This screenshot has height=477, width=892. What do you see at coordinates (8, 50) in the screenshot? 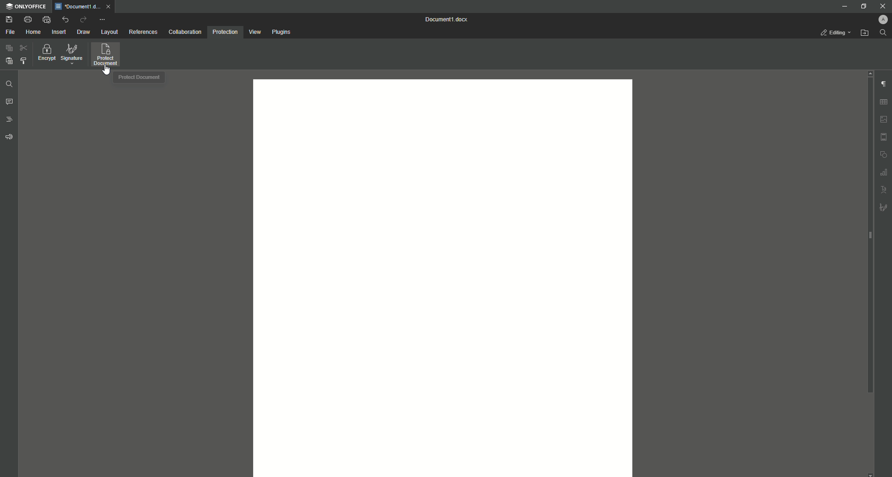
I see `Paste` at bounding box center [8, 50].